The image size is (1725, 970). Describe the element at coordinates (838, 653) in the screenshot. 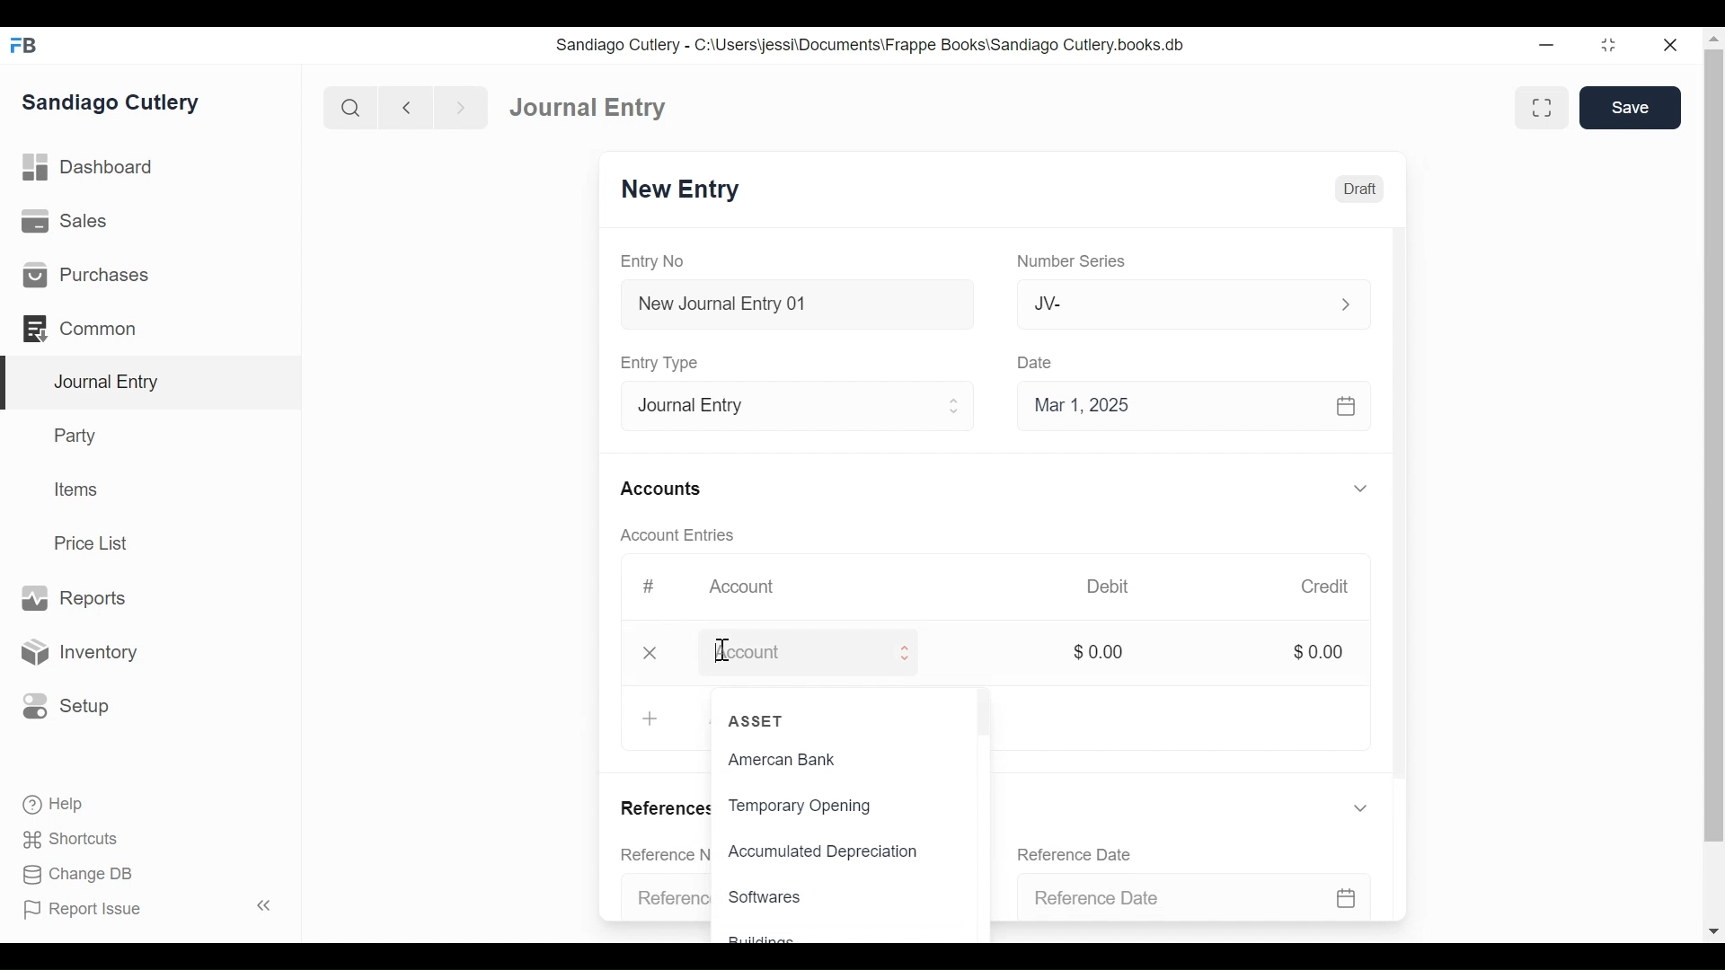

I see `Account` at that location.